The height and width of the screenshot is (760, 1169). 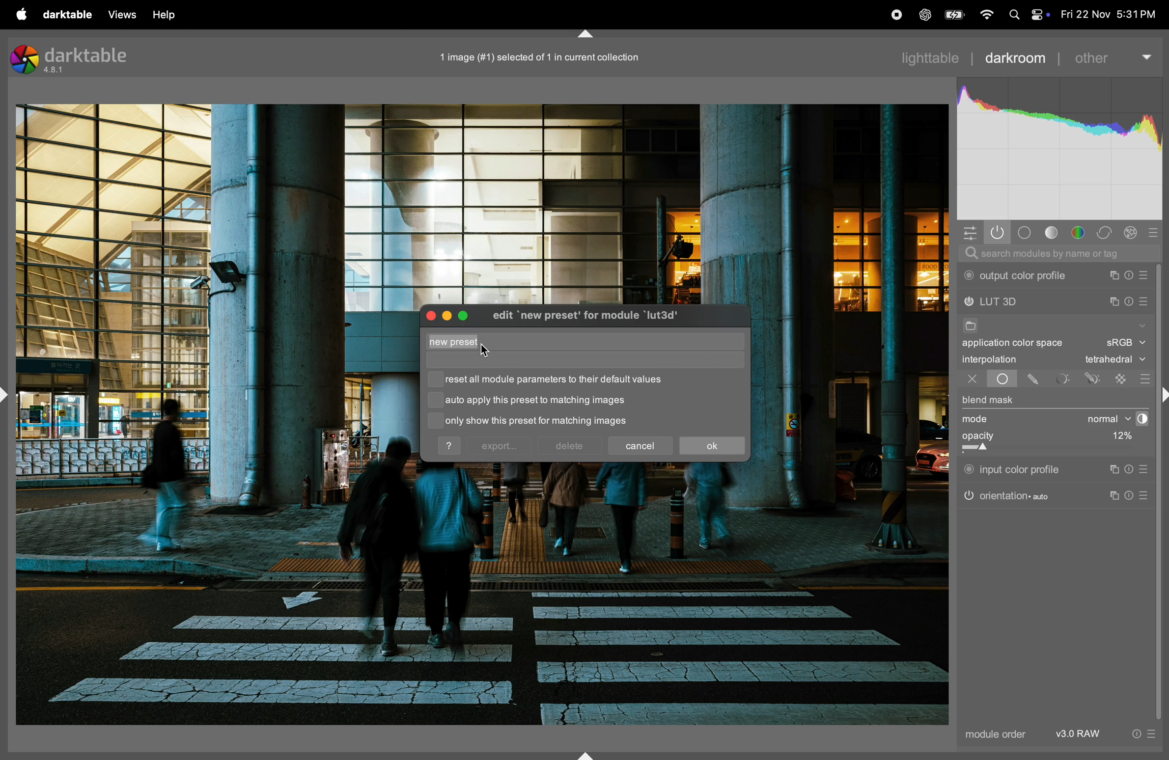 What do you see at coordinates (1112, 54) in the screenshot?
I see `other` at bounding box center [1112, 54].